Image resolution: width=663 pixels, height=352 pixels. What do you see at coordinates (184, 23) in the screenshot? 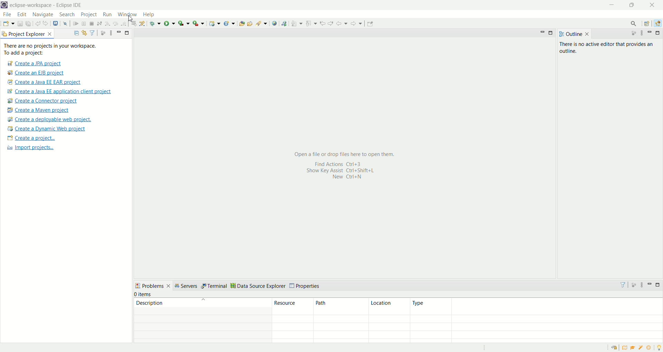
I see `coverage` at bounding box center [184, 23].